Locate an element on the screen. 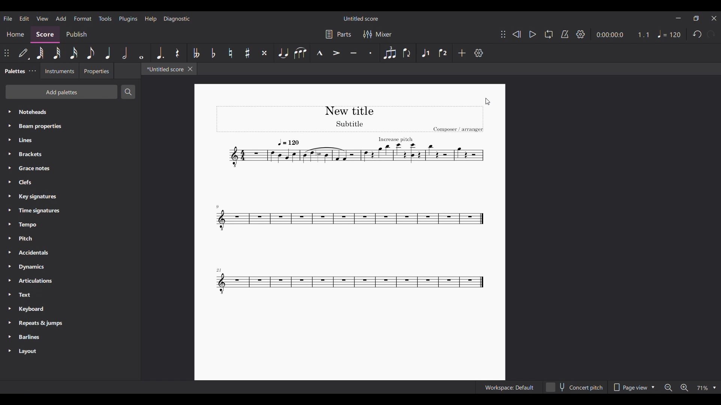  16th note is located at coordinates (74, 53).